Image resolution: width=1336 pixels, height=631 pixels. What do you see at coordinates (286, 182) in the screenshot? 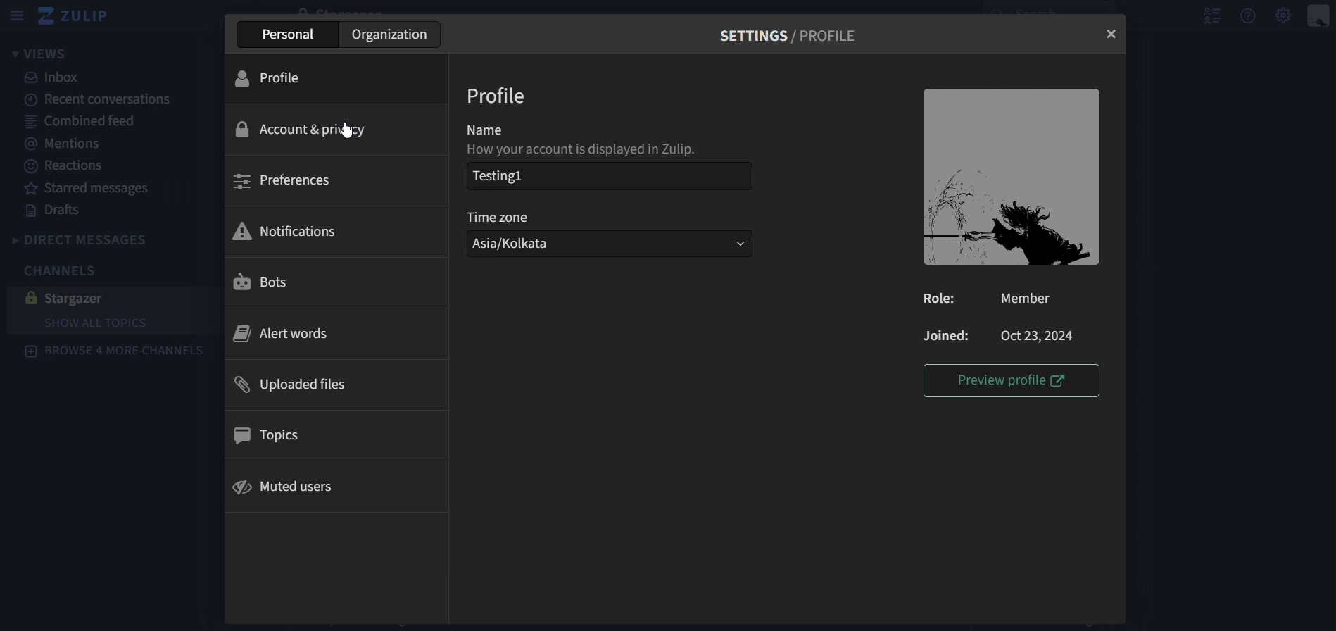
I see `preferences` at bounding box center [286, 182].